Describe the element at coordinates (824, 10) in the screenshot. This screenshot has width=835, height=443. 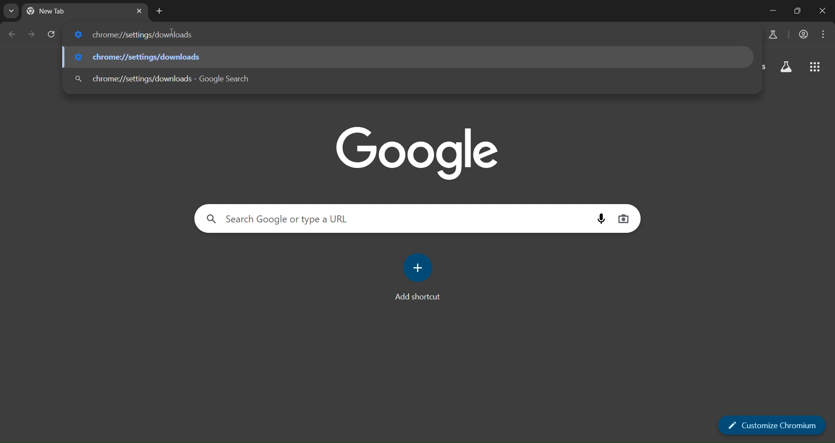
I see `close` at that location.